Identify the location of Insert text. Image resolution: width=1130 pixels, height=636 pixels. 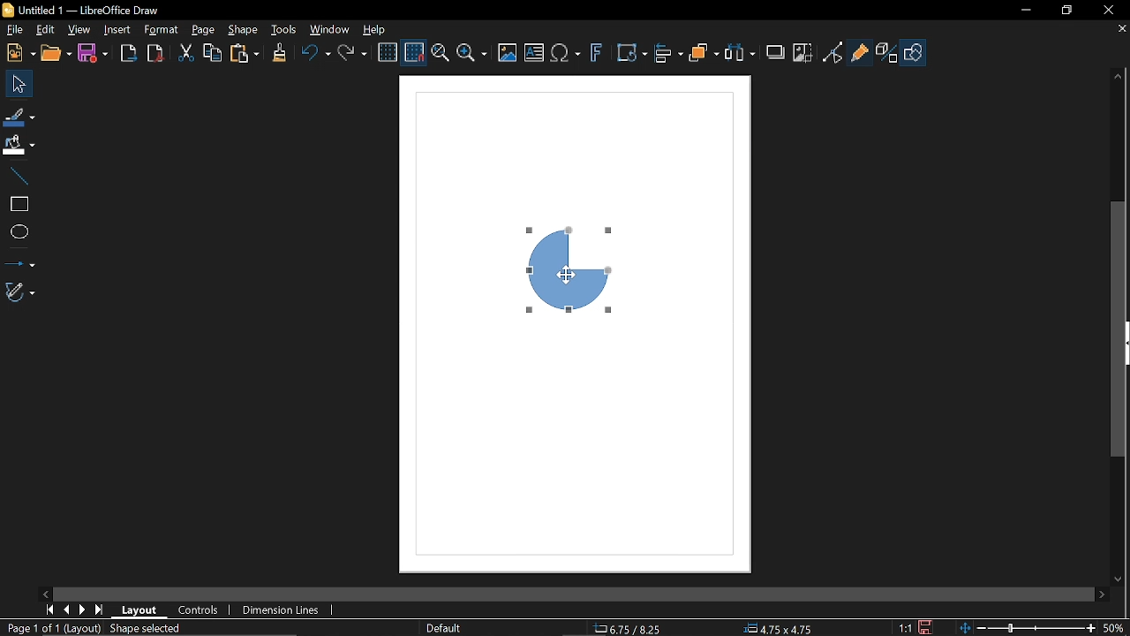
(534, 54).